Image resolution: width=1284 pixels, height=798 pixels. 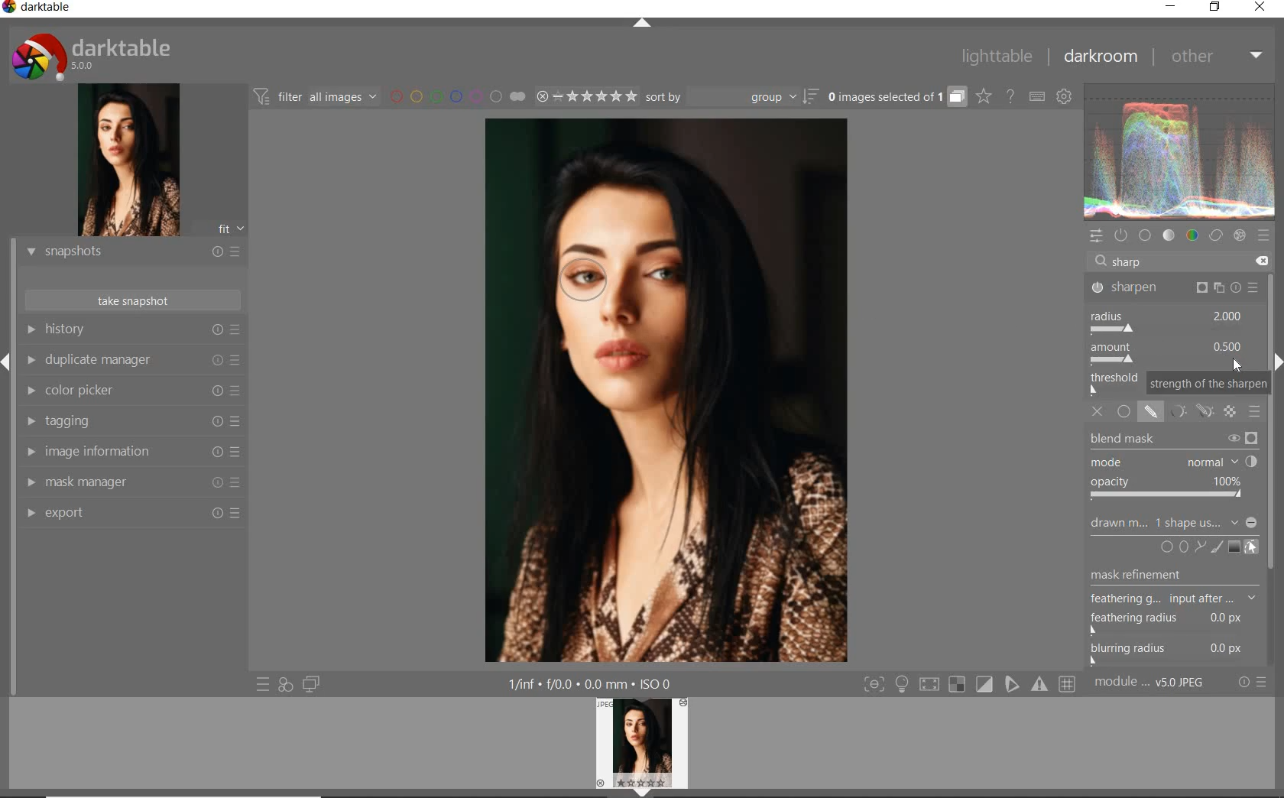 I want to click on restore, so click(x=1216, y=9).